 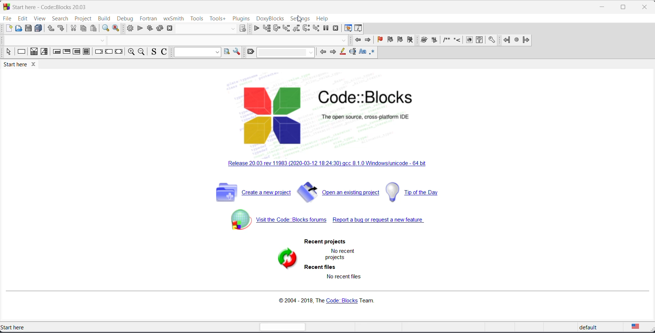 What do you see at coordinates (18, 28) in the screenshot?
I see `open` at bounding box center [18, 28].